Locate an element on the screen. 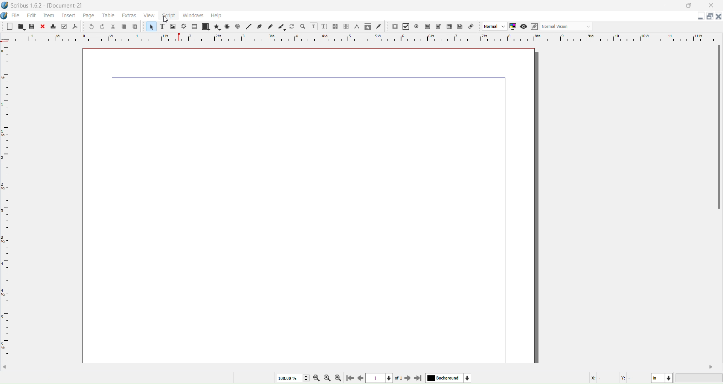 Image resolution: width=723 pixels, height=384 pixels. Go to the last page is located at coordinates (419, 378).